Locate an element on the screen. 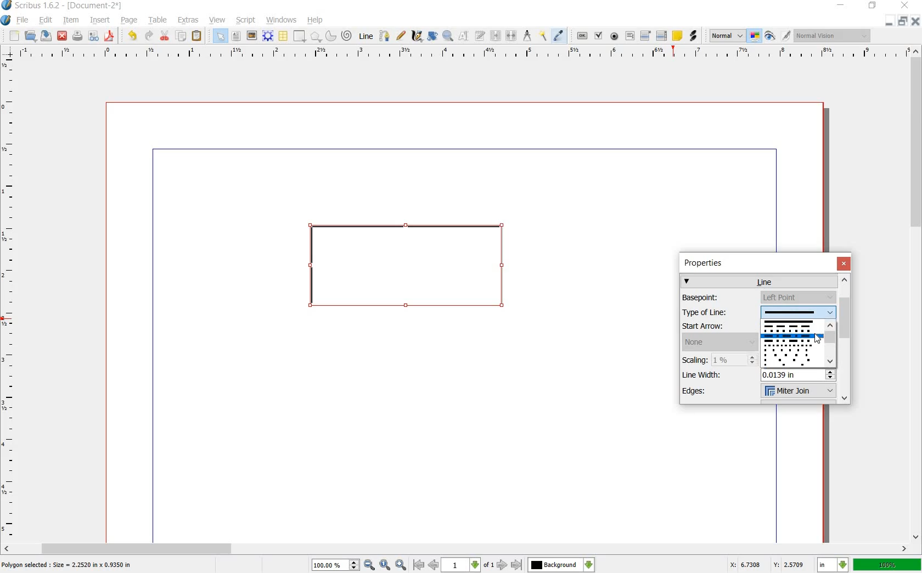 The height and width of the screenshot is (573, 922). COPY ITEM PROPERTIES is located at coordinates (543, 36).